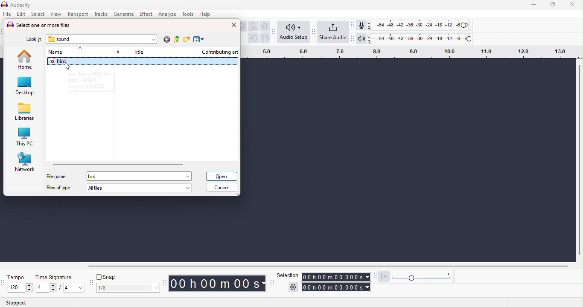 Image resolution: width=583 pixels, height=307 pixels. What do you see at coordinates (18, 5) in the screenshot?
I see `title` at bounding box center [18, 5].